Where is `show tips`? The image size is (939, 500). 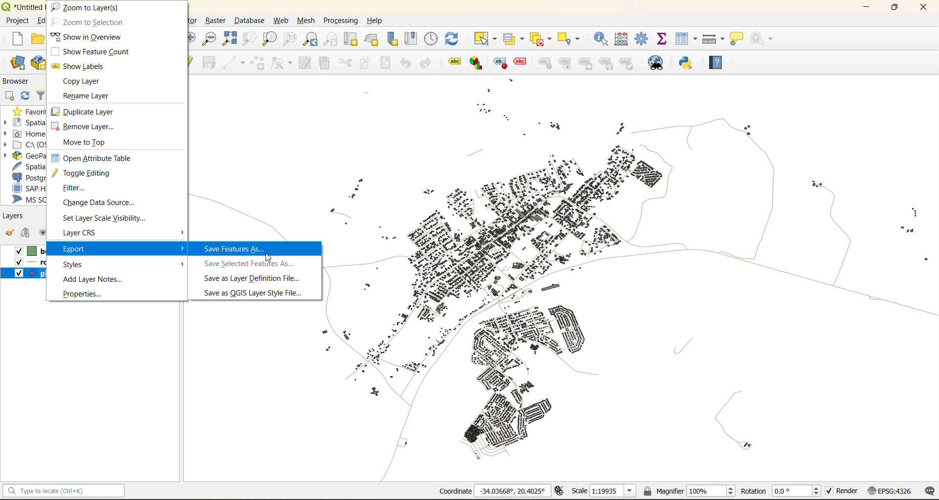 show tips is located at coordinates (739, 39).